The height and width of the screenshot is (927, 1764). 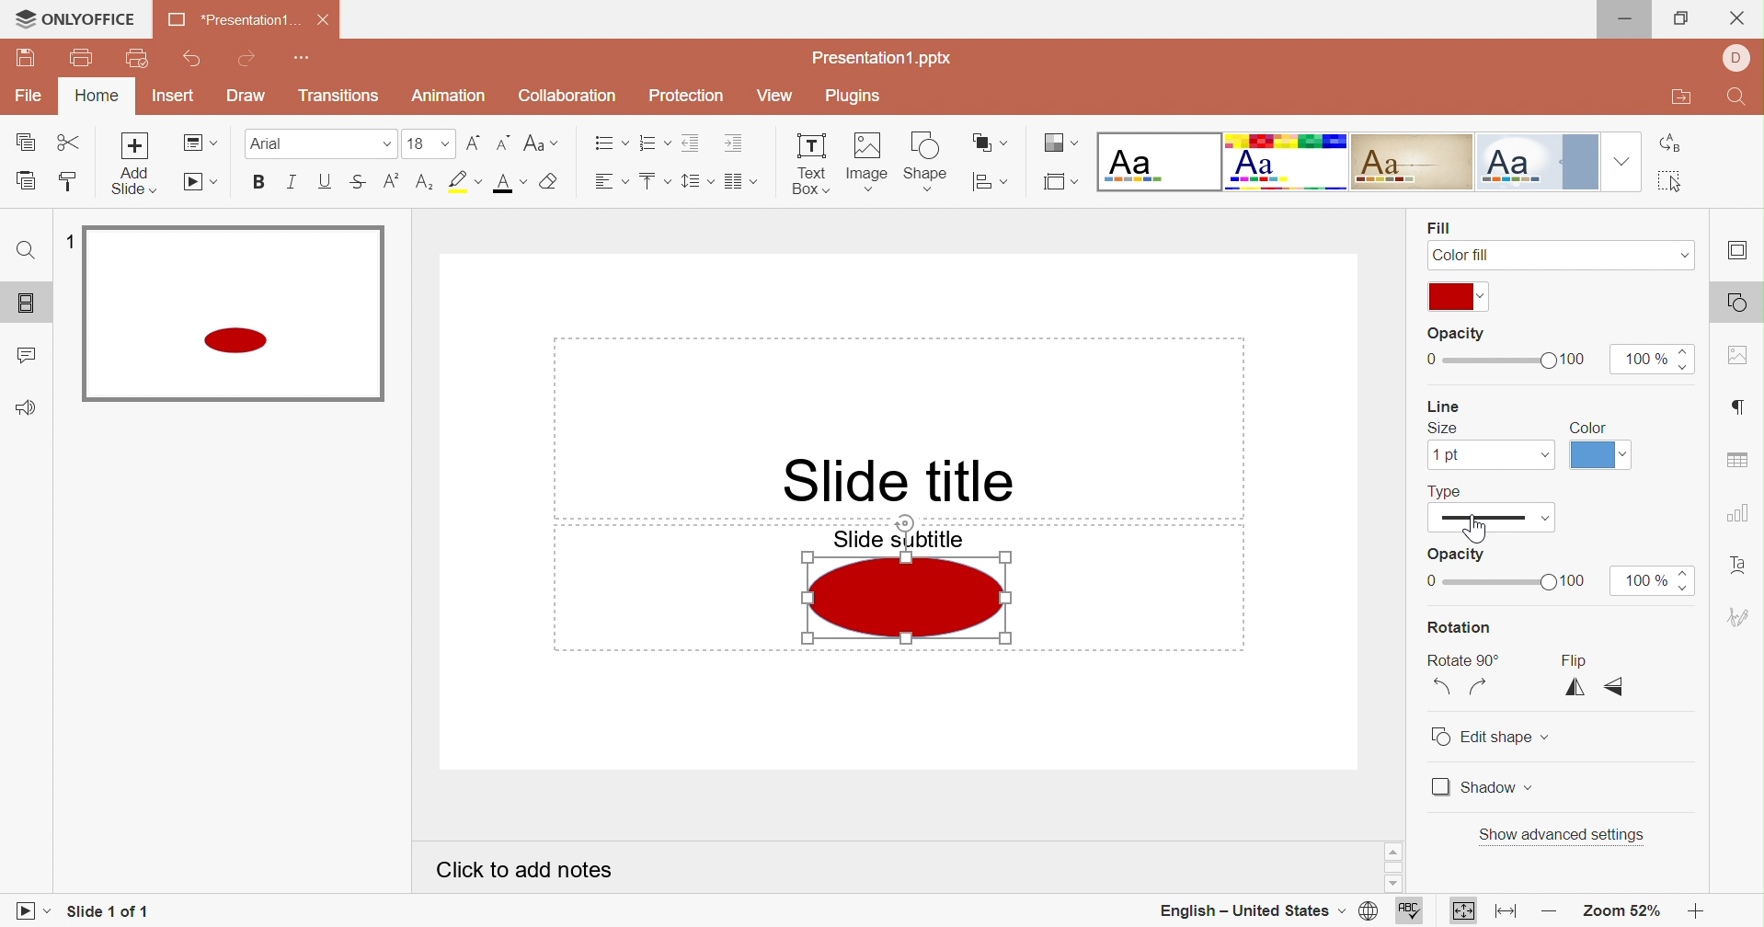 What do you see at coordinates (27, 60) in the screenshot?
I see `Save` at bounding box center [27, 60].